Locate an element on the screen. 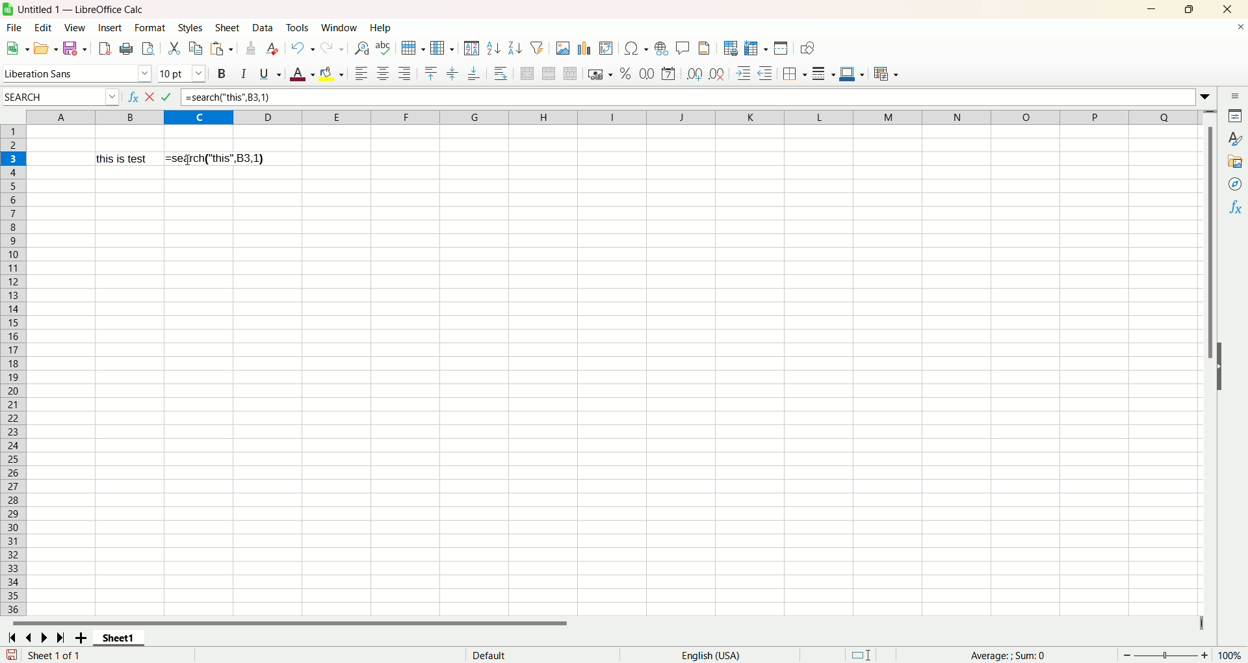 The height and width of the screenshot is (663, 1248). functions is located at coordinates (1235, 207).